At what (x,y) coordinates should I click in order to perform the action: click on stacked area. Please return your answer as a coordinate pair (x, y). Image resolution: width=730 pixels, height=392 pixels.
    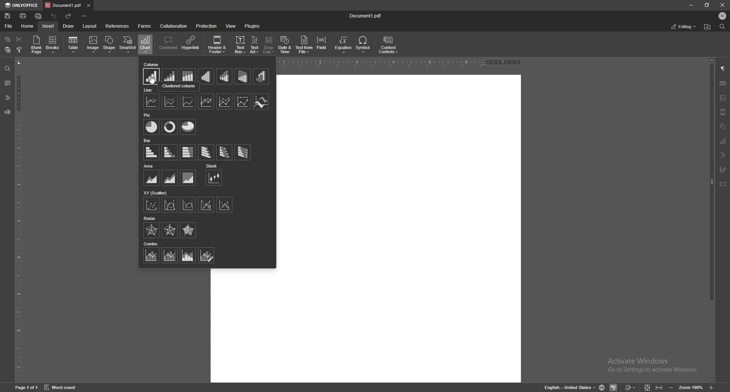
    Looking at the image, I should click on (170, 177).